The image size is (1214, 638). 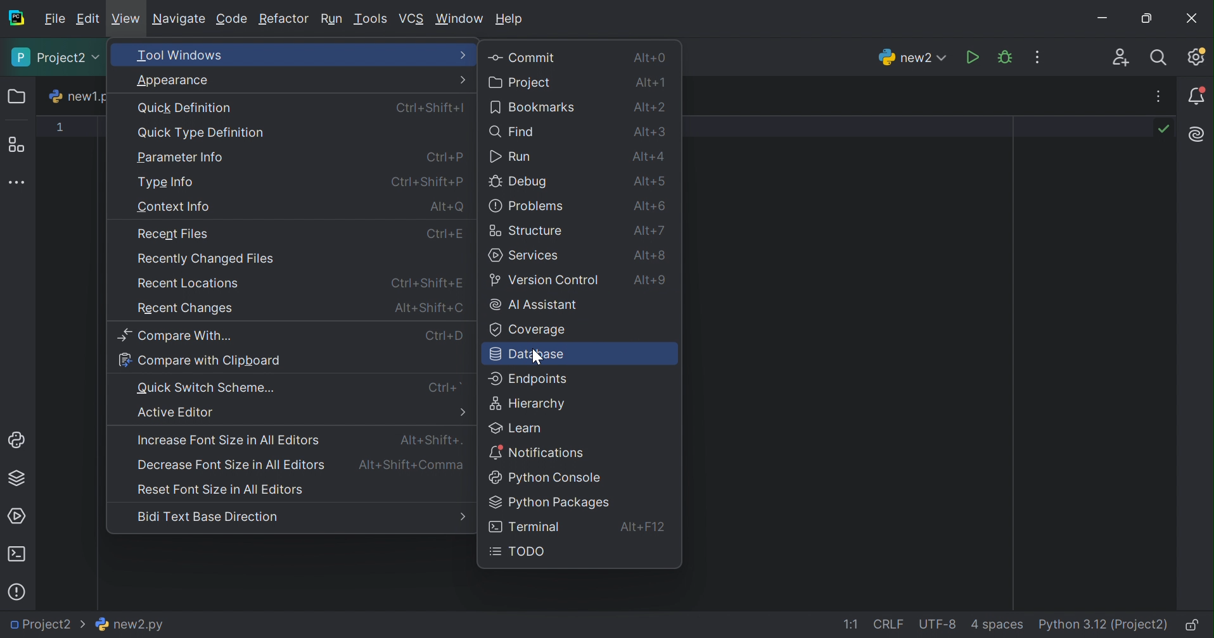 What do you see at coordinates (652, 130) in the screenshot?
I see `Alt+3` at bounding box center [652, 130].